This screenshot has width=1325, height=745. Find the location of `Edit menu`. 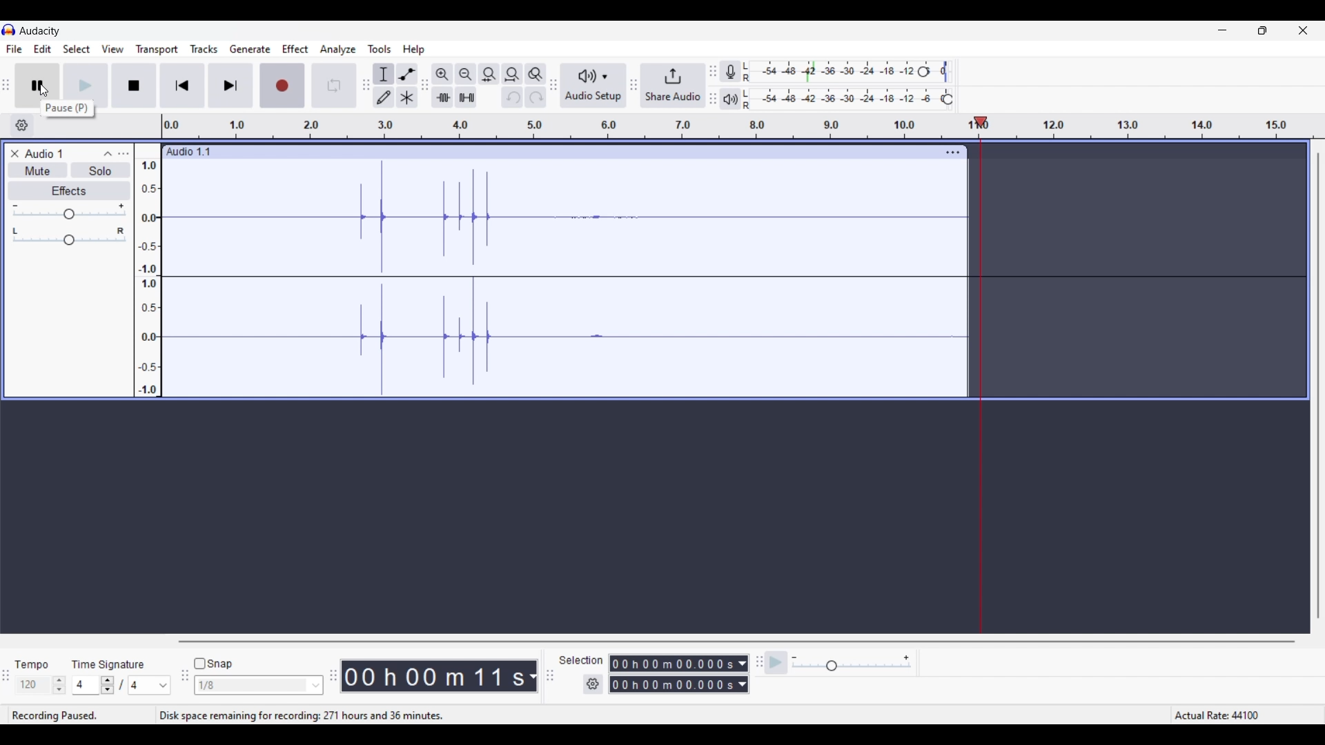

Edit menu is located at coordinates (43, 49).